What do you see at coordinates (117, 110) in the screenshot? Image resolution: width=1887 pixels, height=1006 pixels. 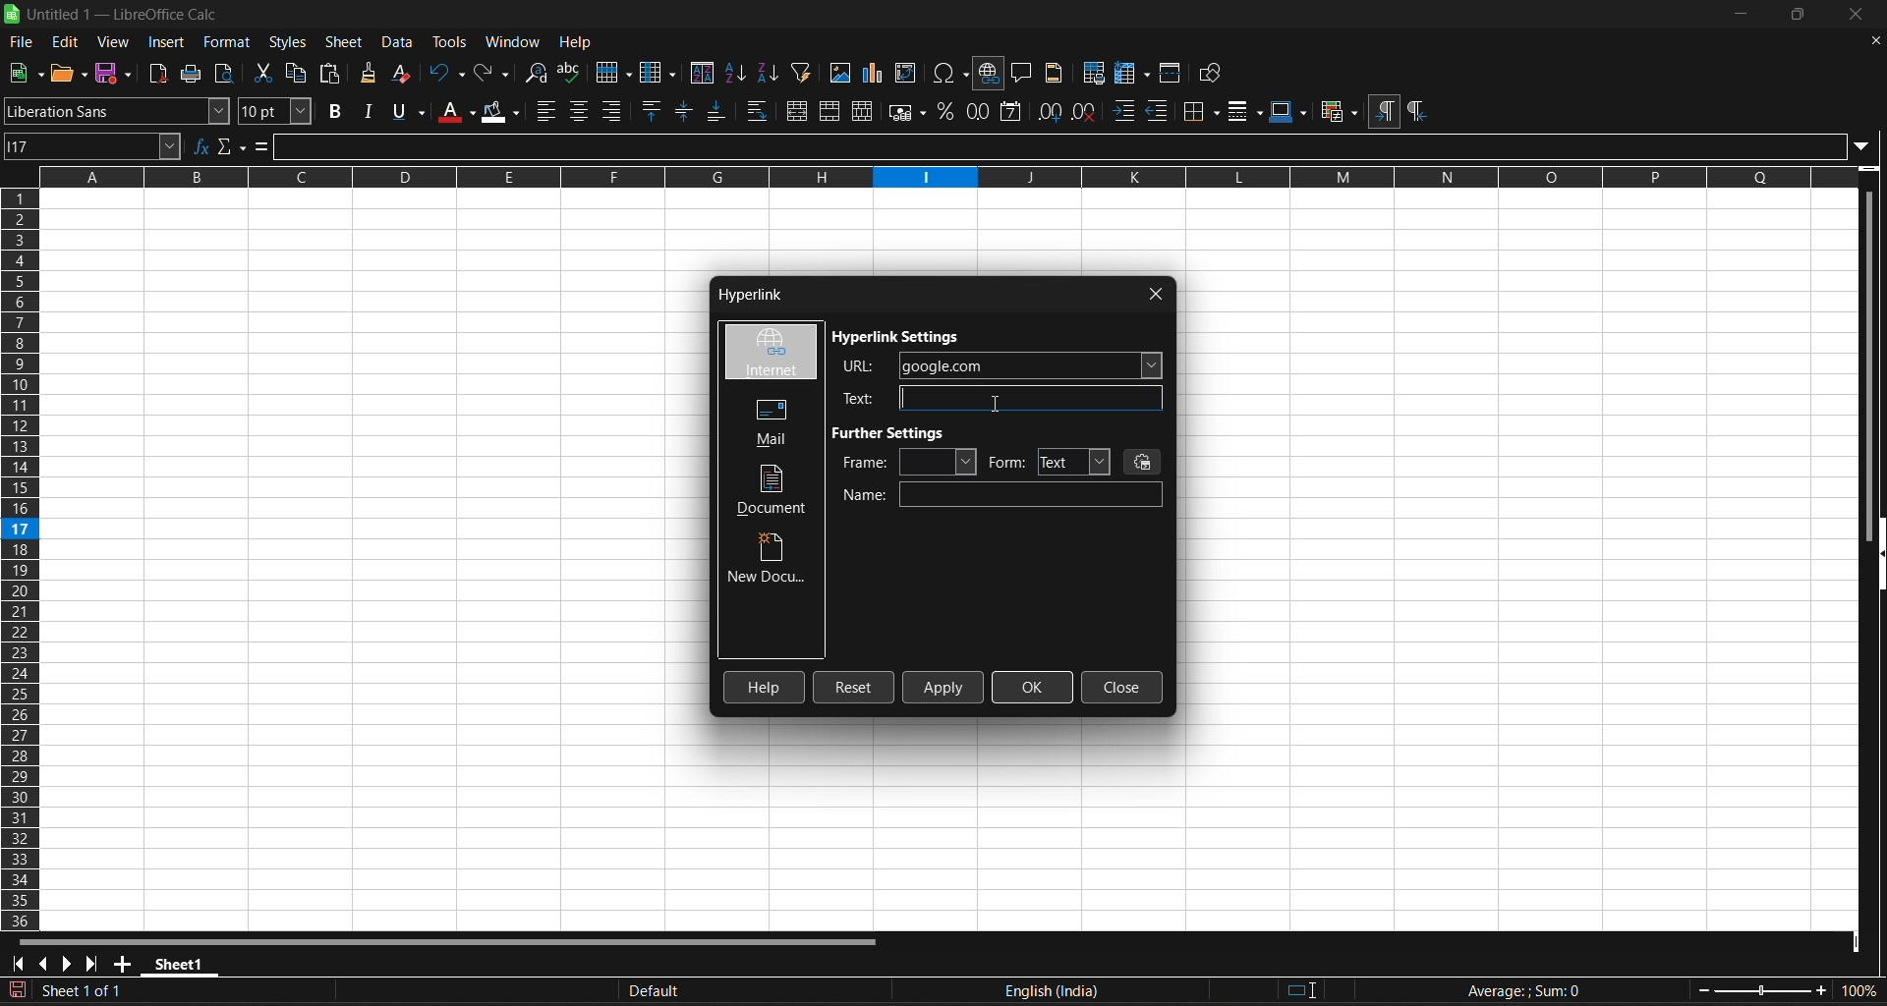 I see `font name` at bounding box center [117, 110].